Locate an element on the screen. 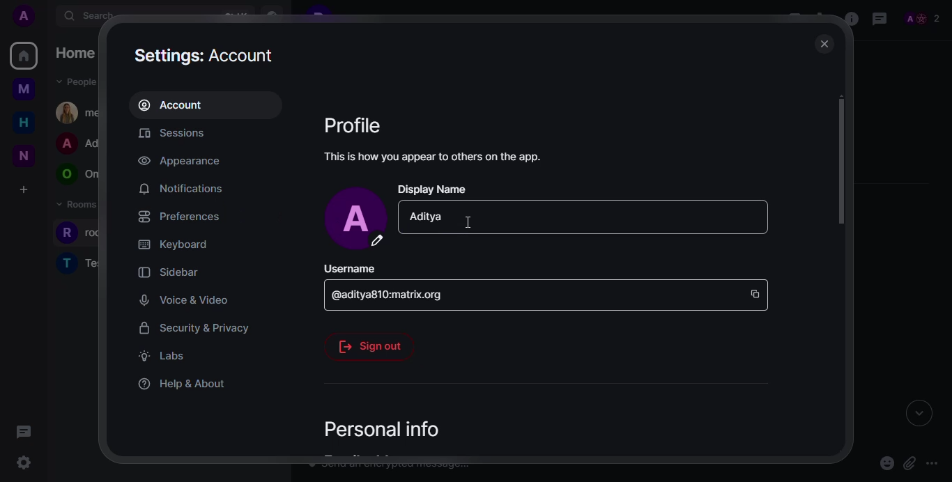 The image size is (952, 482). threads is located at coordinates (23, 431).